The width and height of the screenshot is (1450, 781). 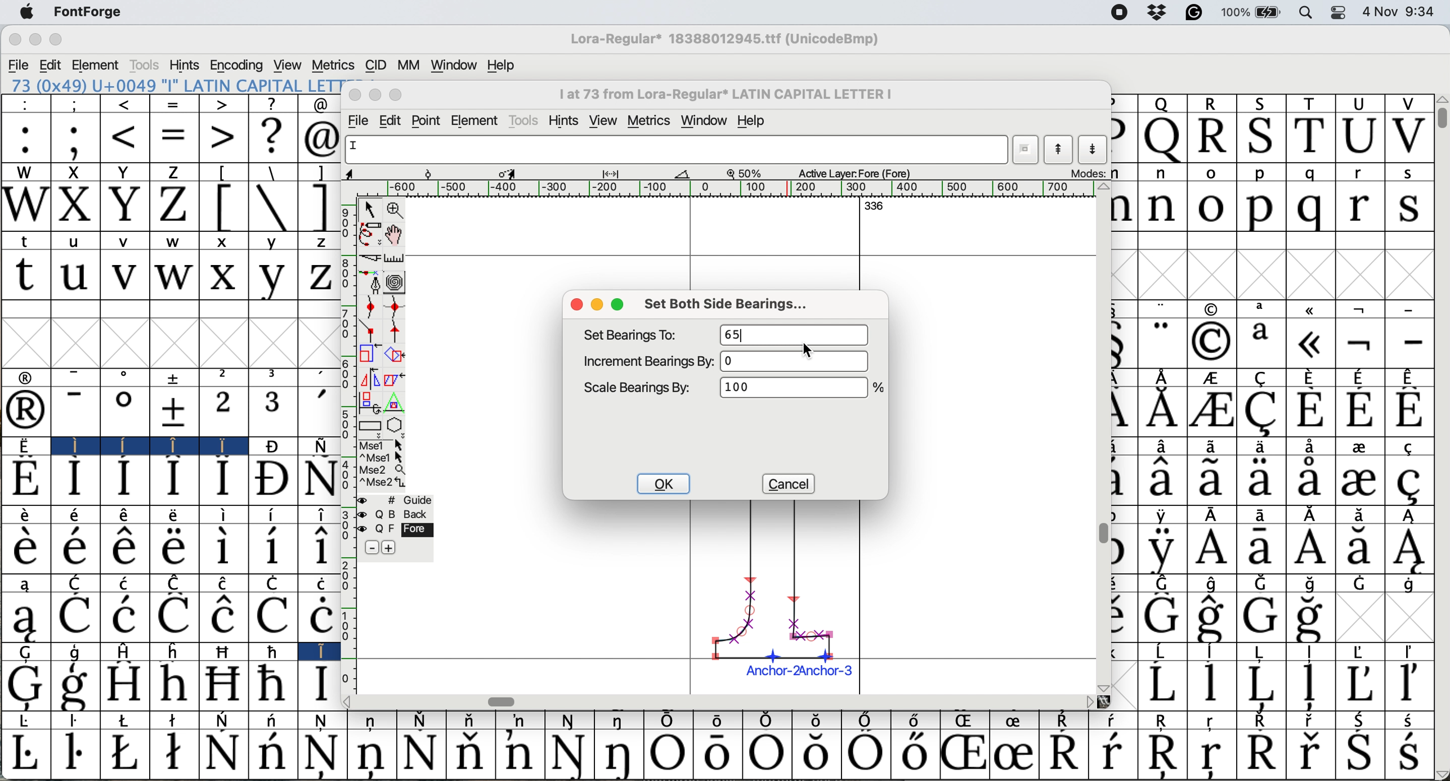 I want to click on close, so click(x=355, y=95).